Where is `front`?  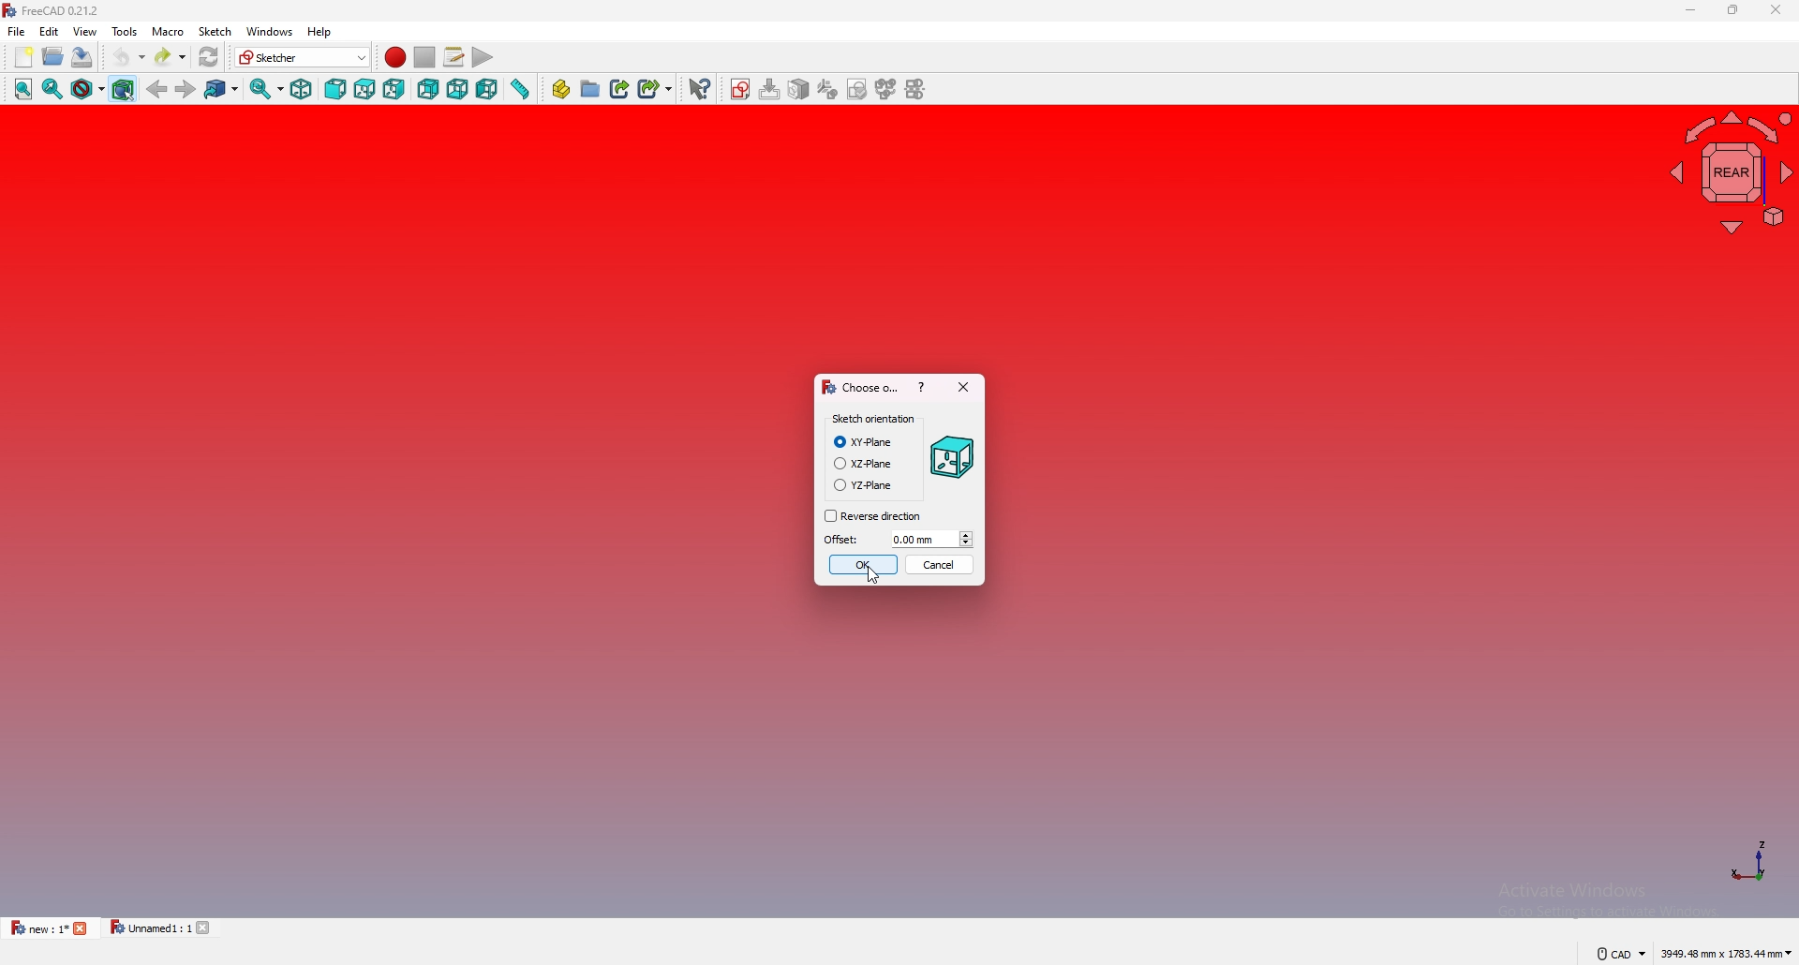 front is located at coordinates (334, 90).